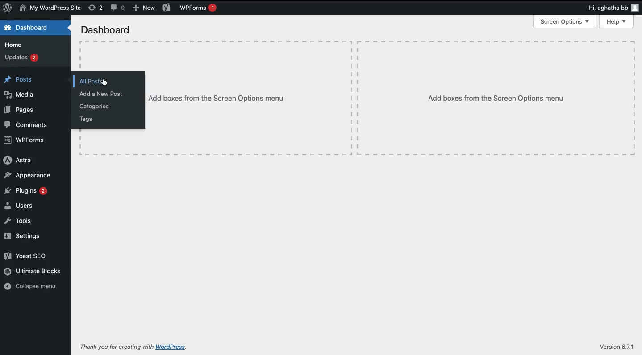 This screenshot has width=642, height=355. I want to click on Comments, so click(26, 125).